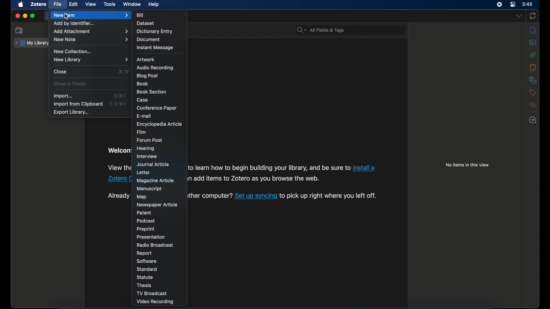  I want to click on syncing instruction, so click(118, 196).